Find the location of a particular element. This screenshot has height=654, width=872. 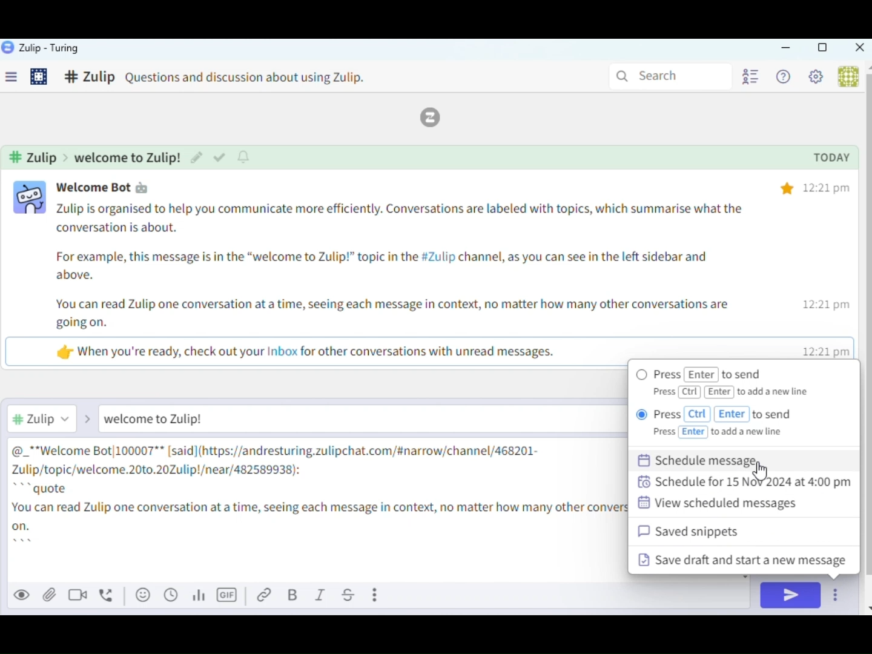

star is located at coordinates (787, 187).